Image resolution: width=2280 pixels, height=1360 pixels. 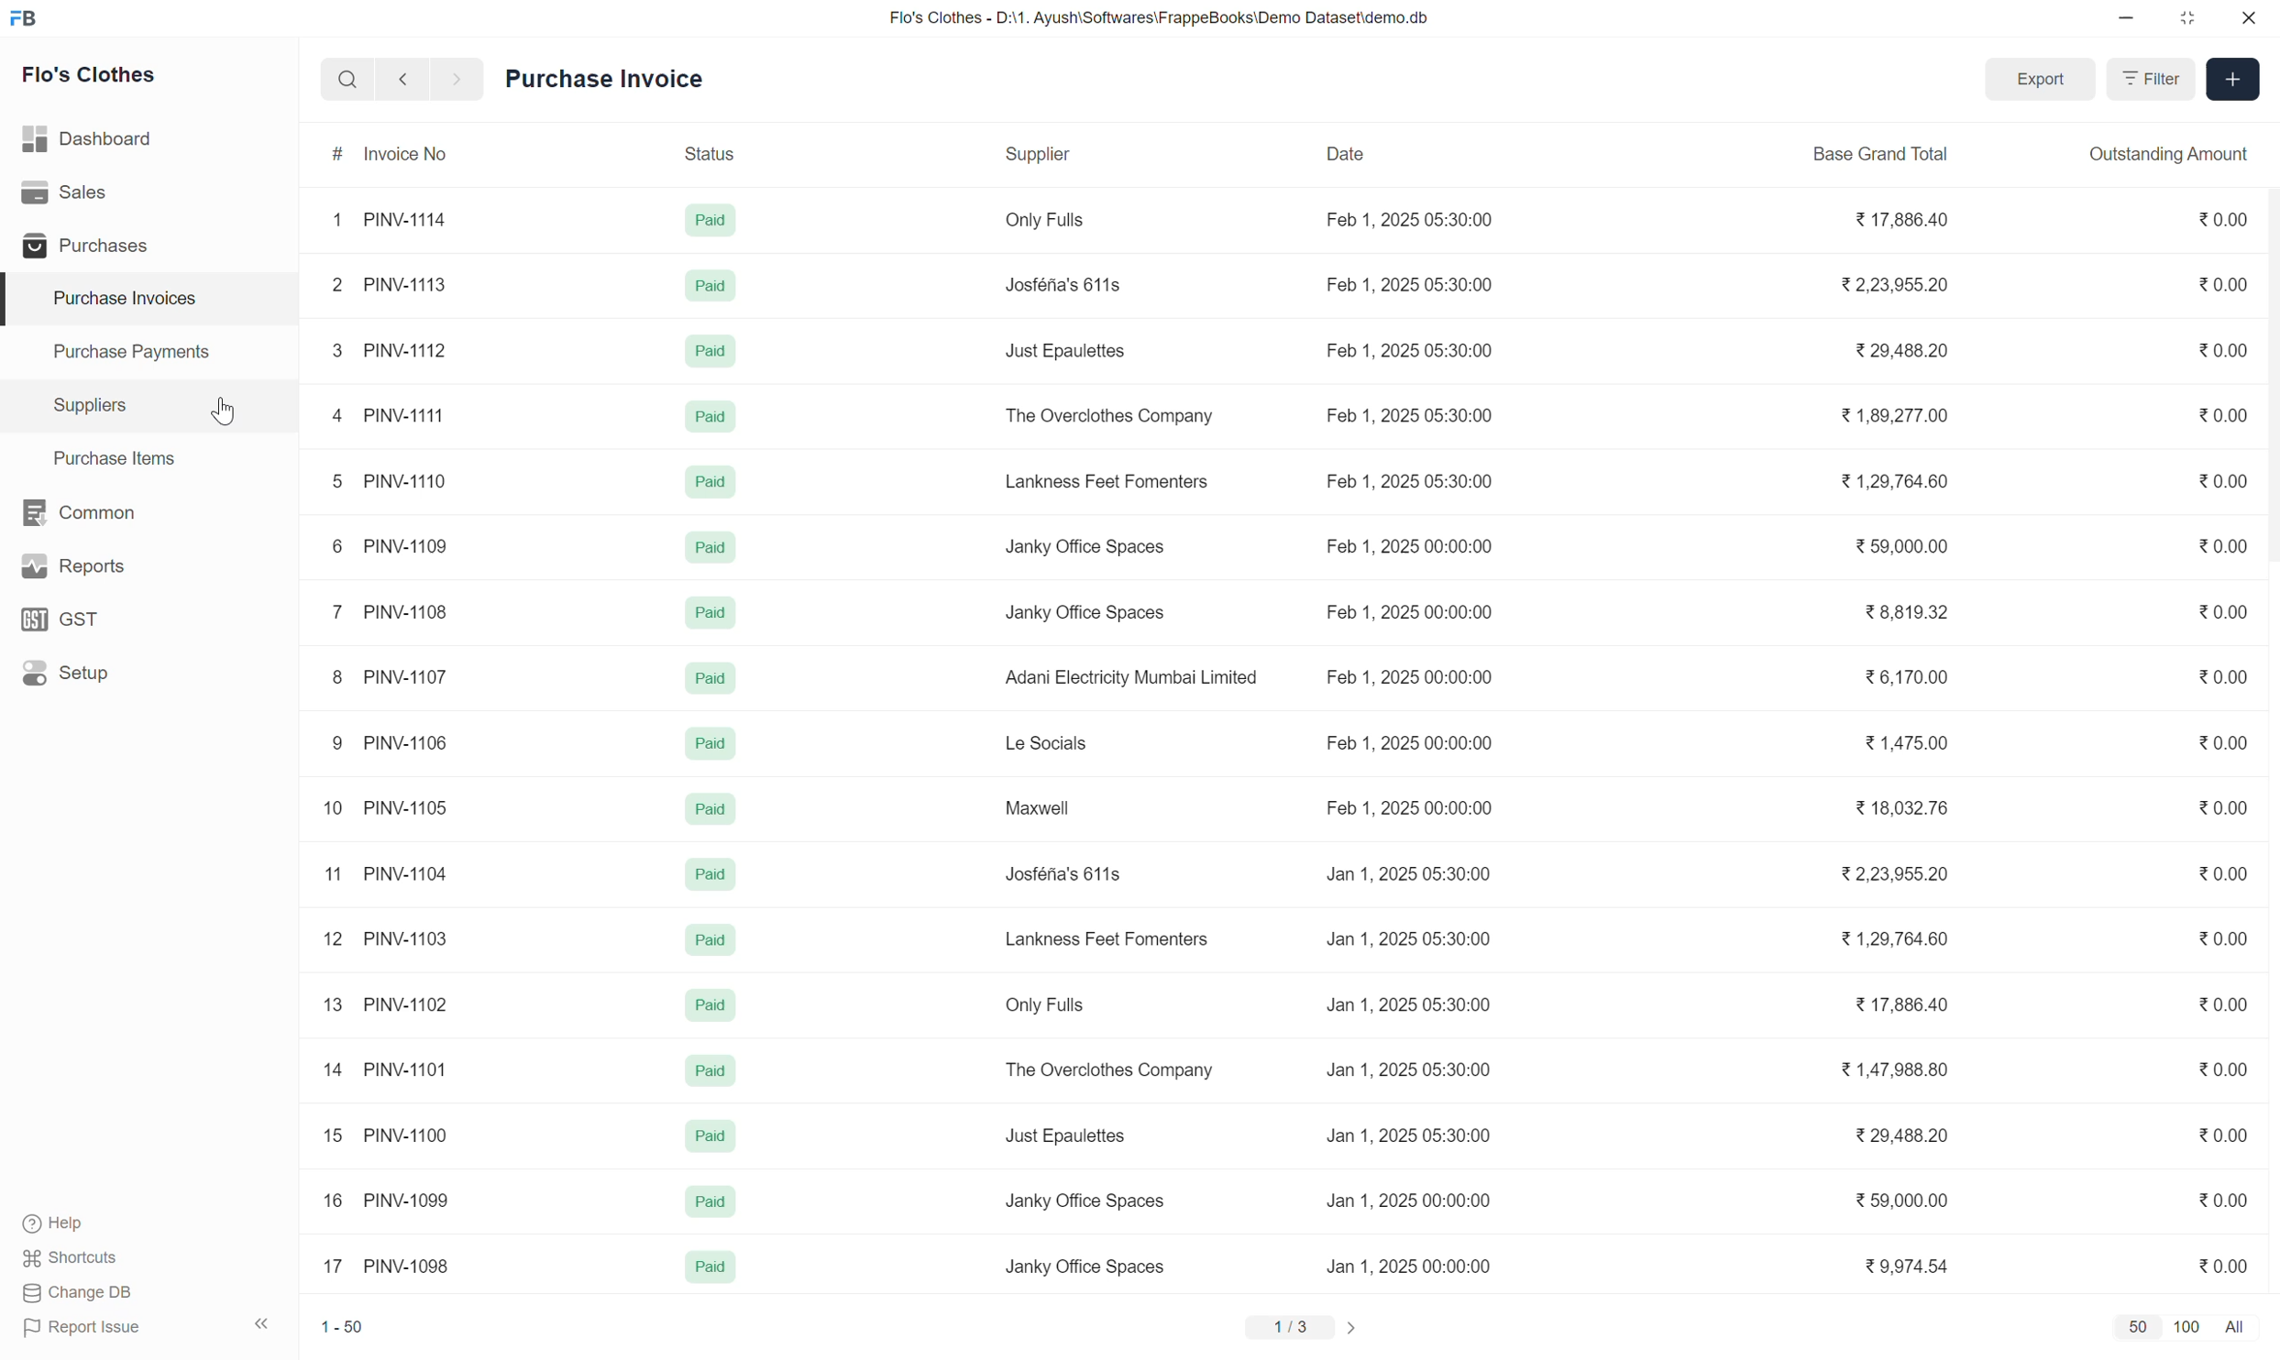 I want to click on PINV-1111, so click(x=405, y=416).